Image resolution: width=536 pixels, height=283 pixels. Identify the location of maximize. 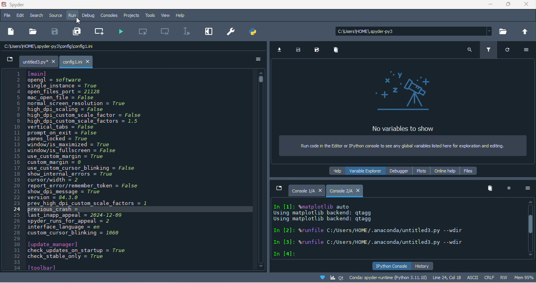
(508, 5).